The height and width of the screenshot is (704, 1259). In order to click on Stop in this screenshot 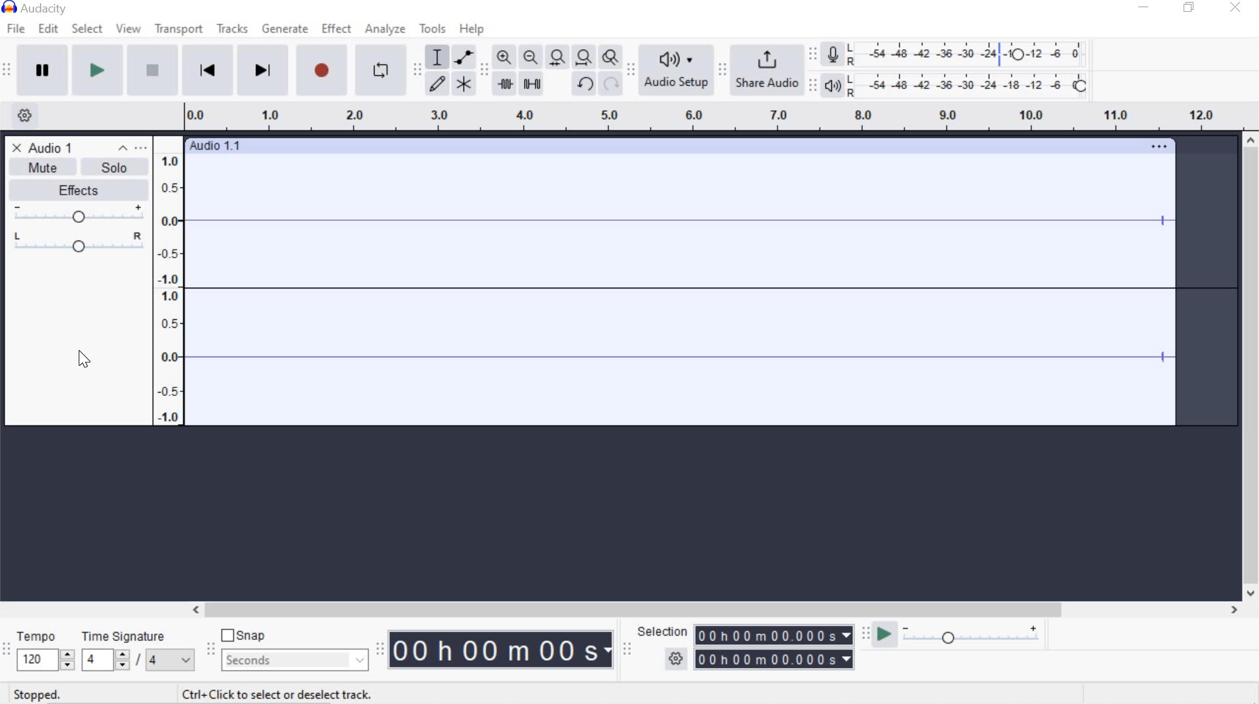, I will do `click(151, 71)`.